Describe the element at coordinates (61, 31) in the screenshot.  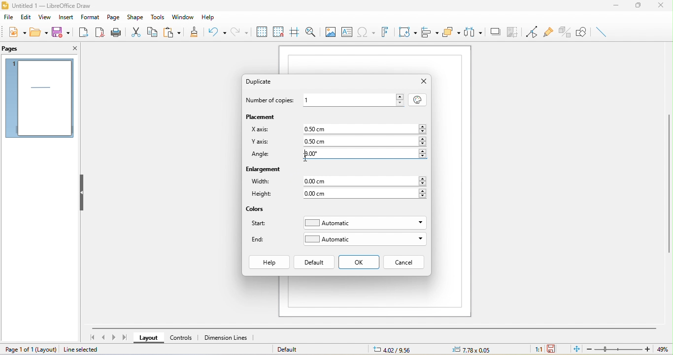
I see `save` at that location.